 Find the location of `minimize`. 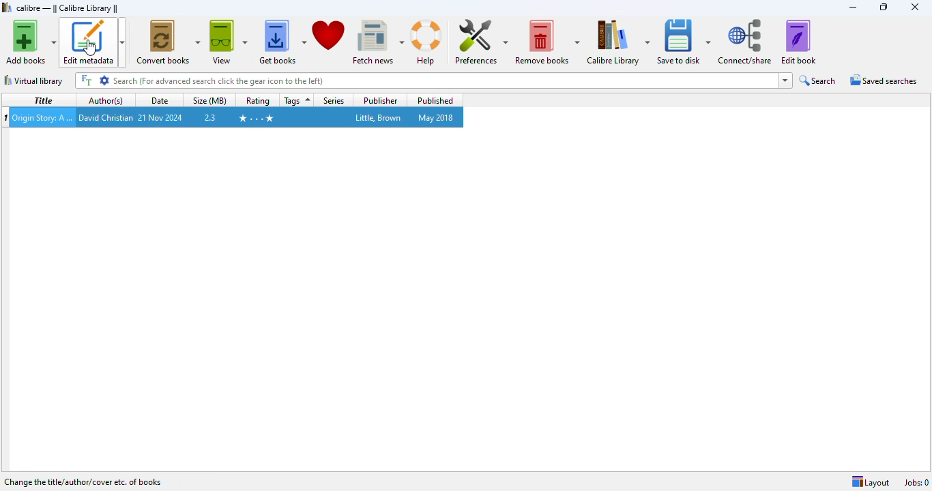

minimize is located at coordinates (854, 8).